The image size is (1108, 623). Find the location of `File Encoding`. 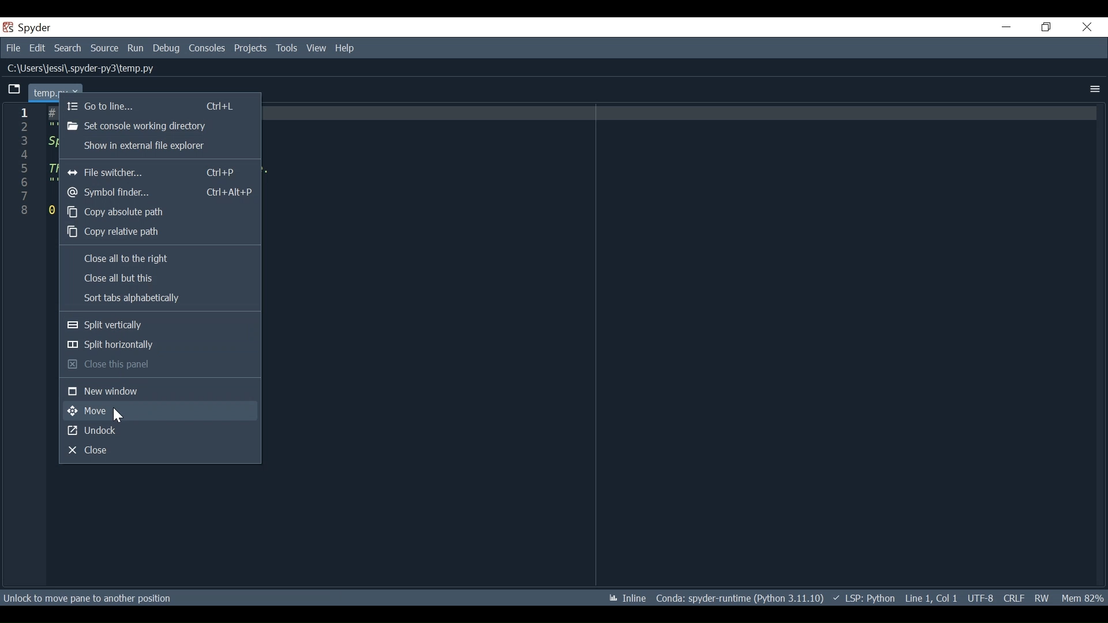

File Encoding is located at coordinates (979, 599).